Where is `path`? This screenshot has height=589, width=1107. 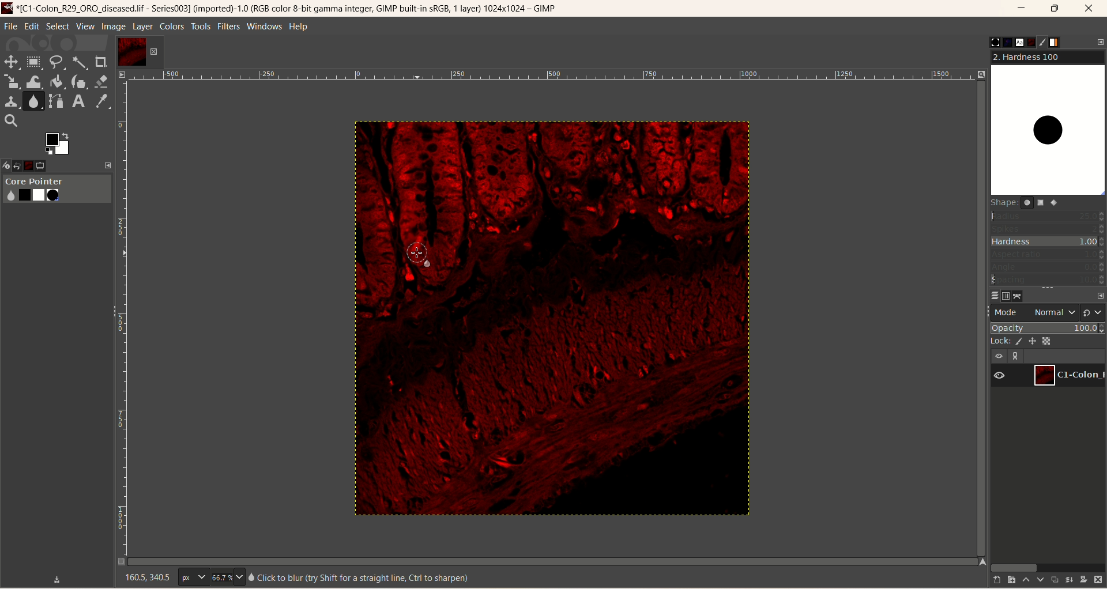
path is located at coordinates (1020, 296).